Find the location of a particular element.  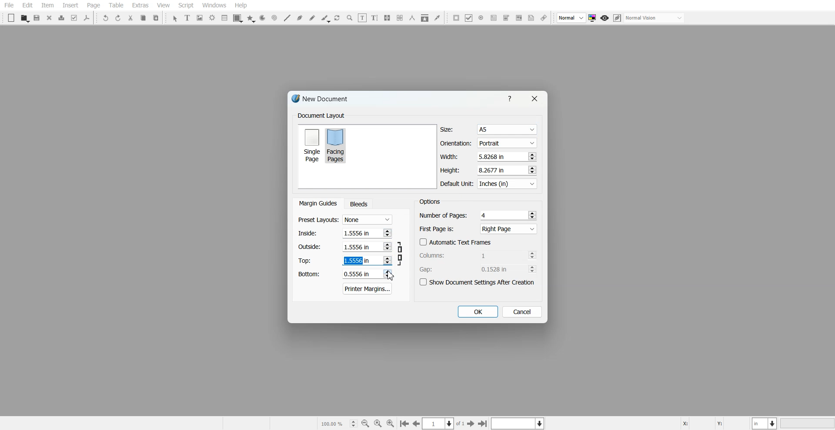

Edit is located at coordinates (27, 6).